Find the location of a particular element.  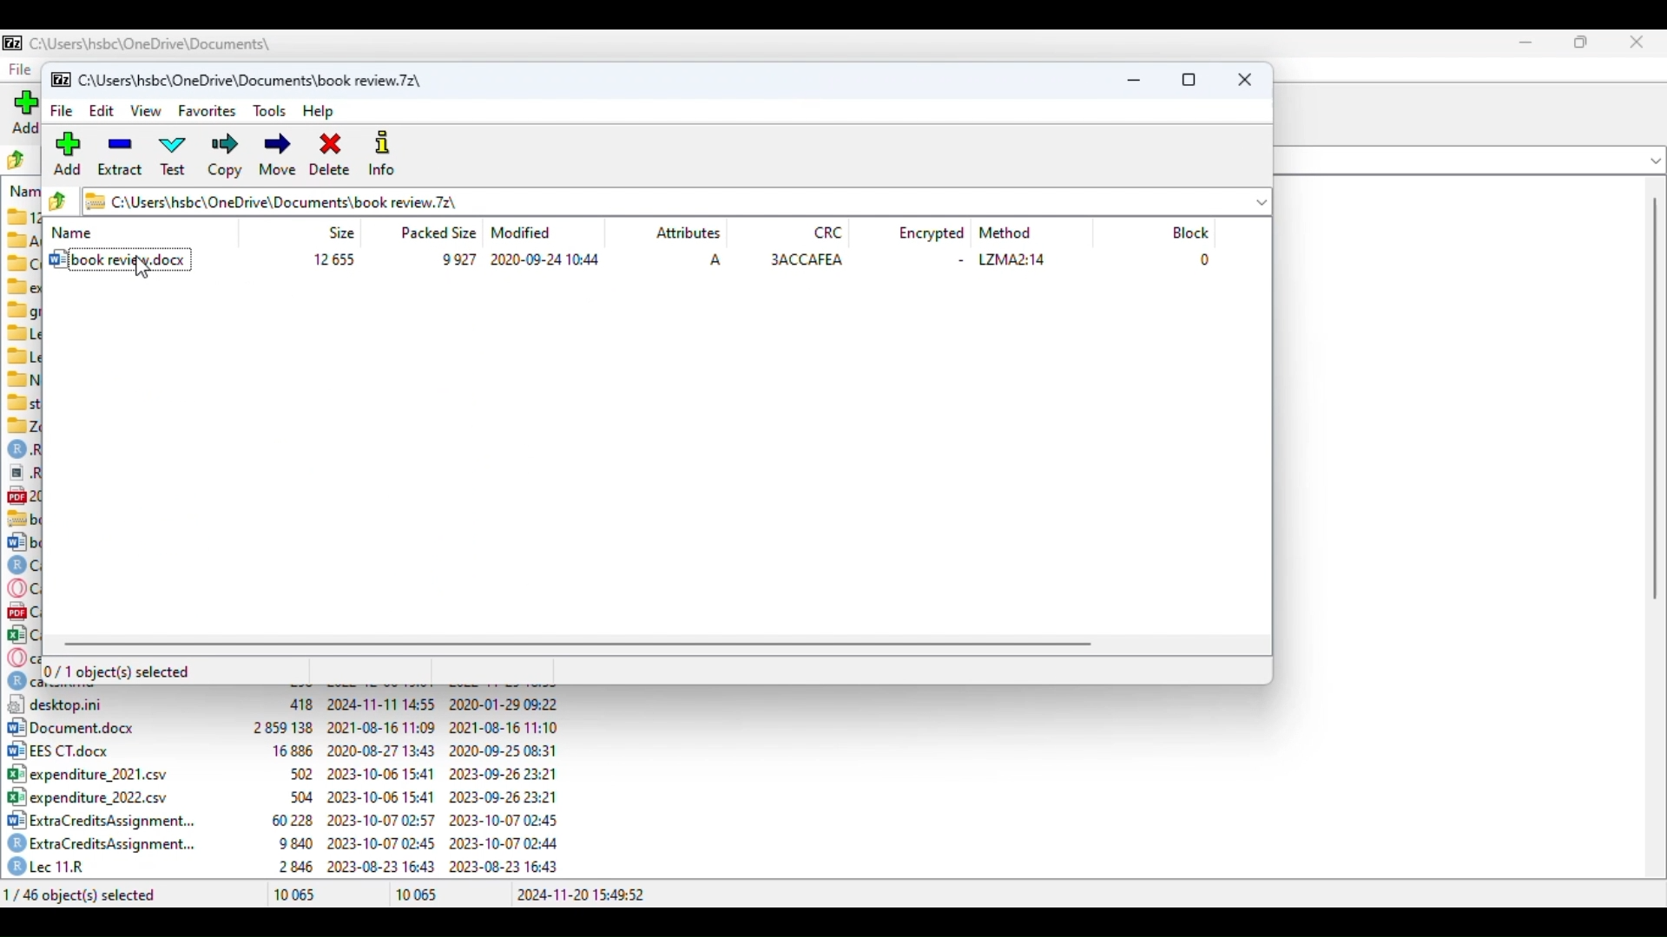

modified is located at coordinates (522, 232).